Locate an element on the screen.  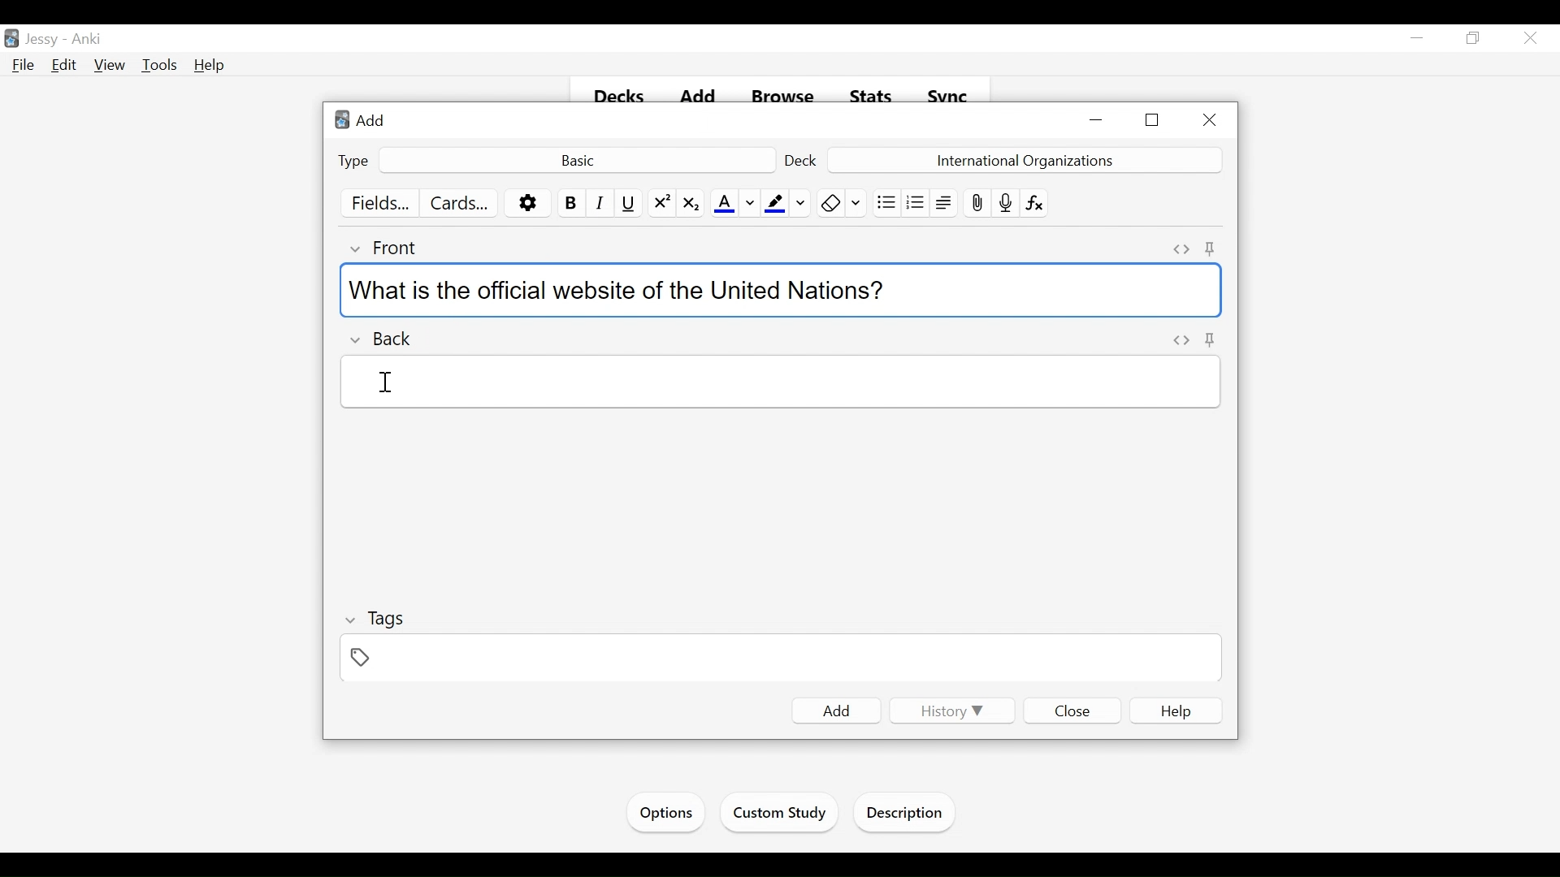
Type is located at coordinates (352, 161).